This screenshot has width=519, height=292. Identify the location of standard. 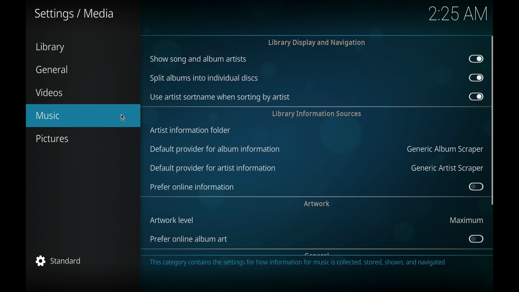
(59, 261).